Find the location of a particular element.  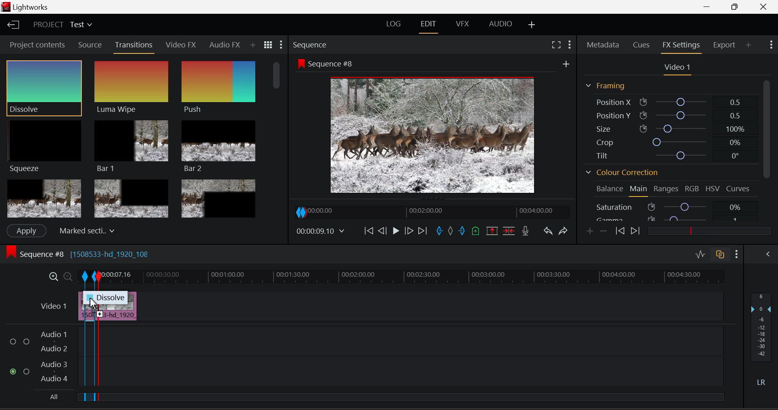

Audio Input Checkbox is located at coordinates (27, 371).